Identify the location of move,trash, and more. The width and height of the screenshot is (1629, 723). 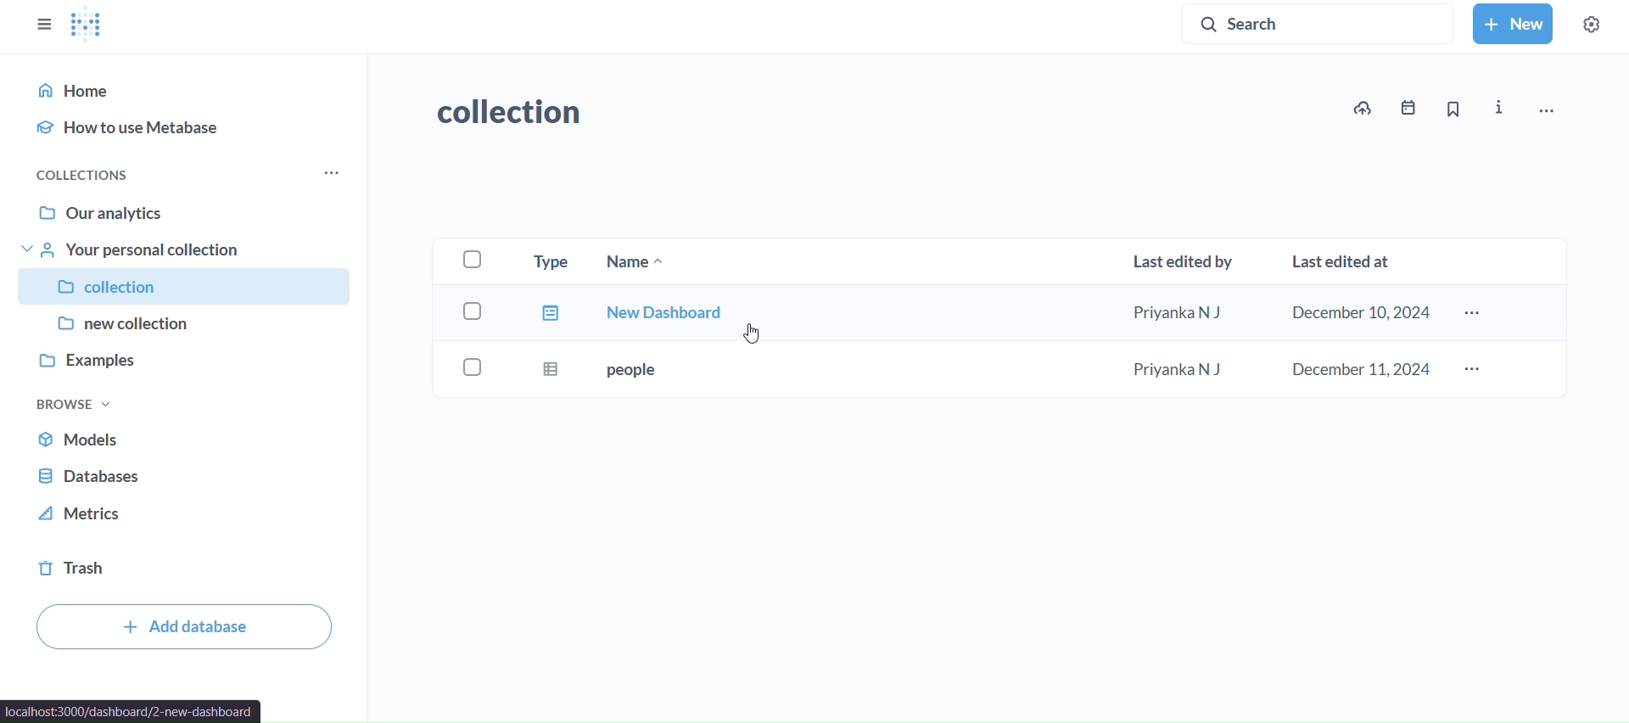
(1553, 110).